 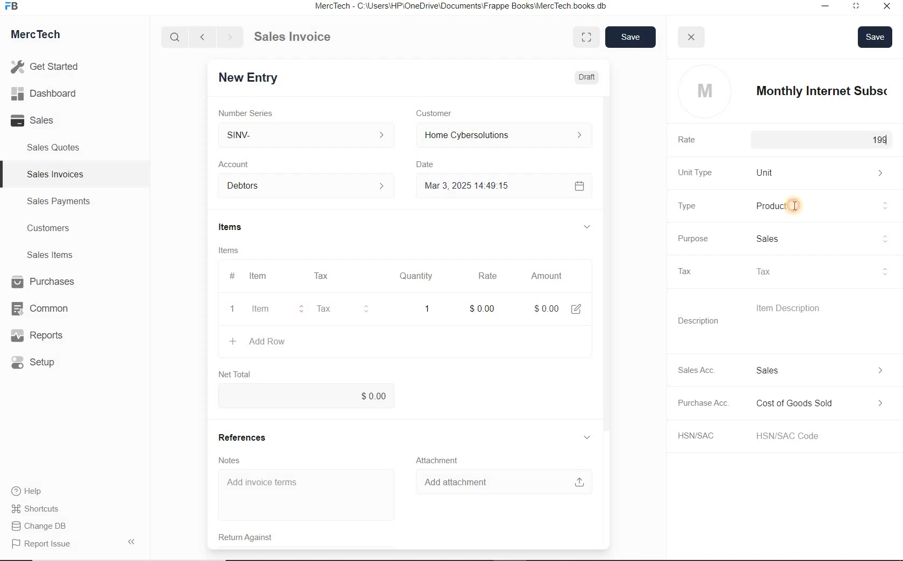 I want to click on Amount, so click(x=544, y=276).